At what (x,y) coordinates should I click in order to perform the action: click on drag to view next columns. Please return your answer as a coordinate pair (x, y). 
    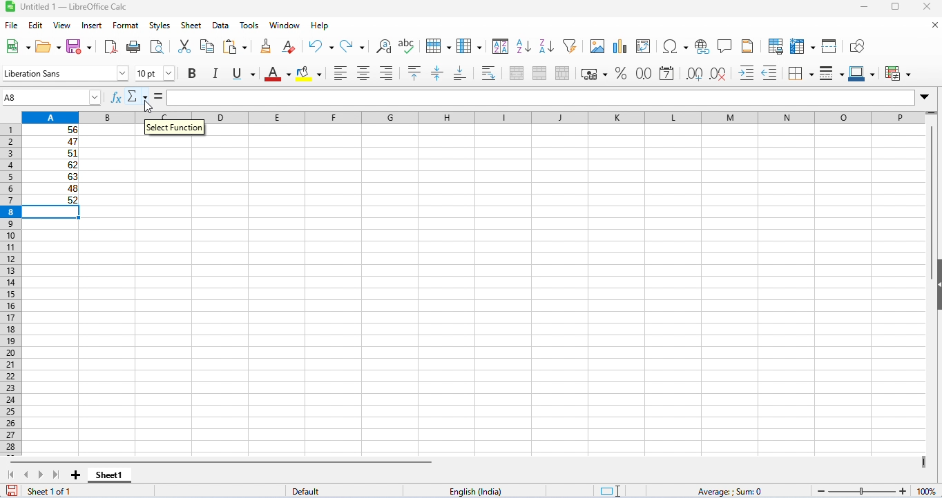
    Looking at the image, I should click on (926, 463).